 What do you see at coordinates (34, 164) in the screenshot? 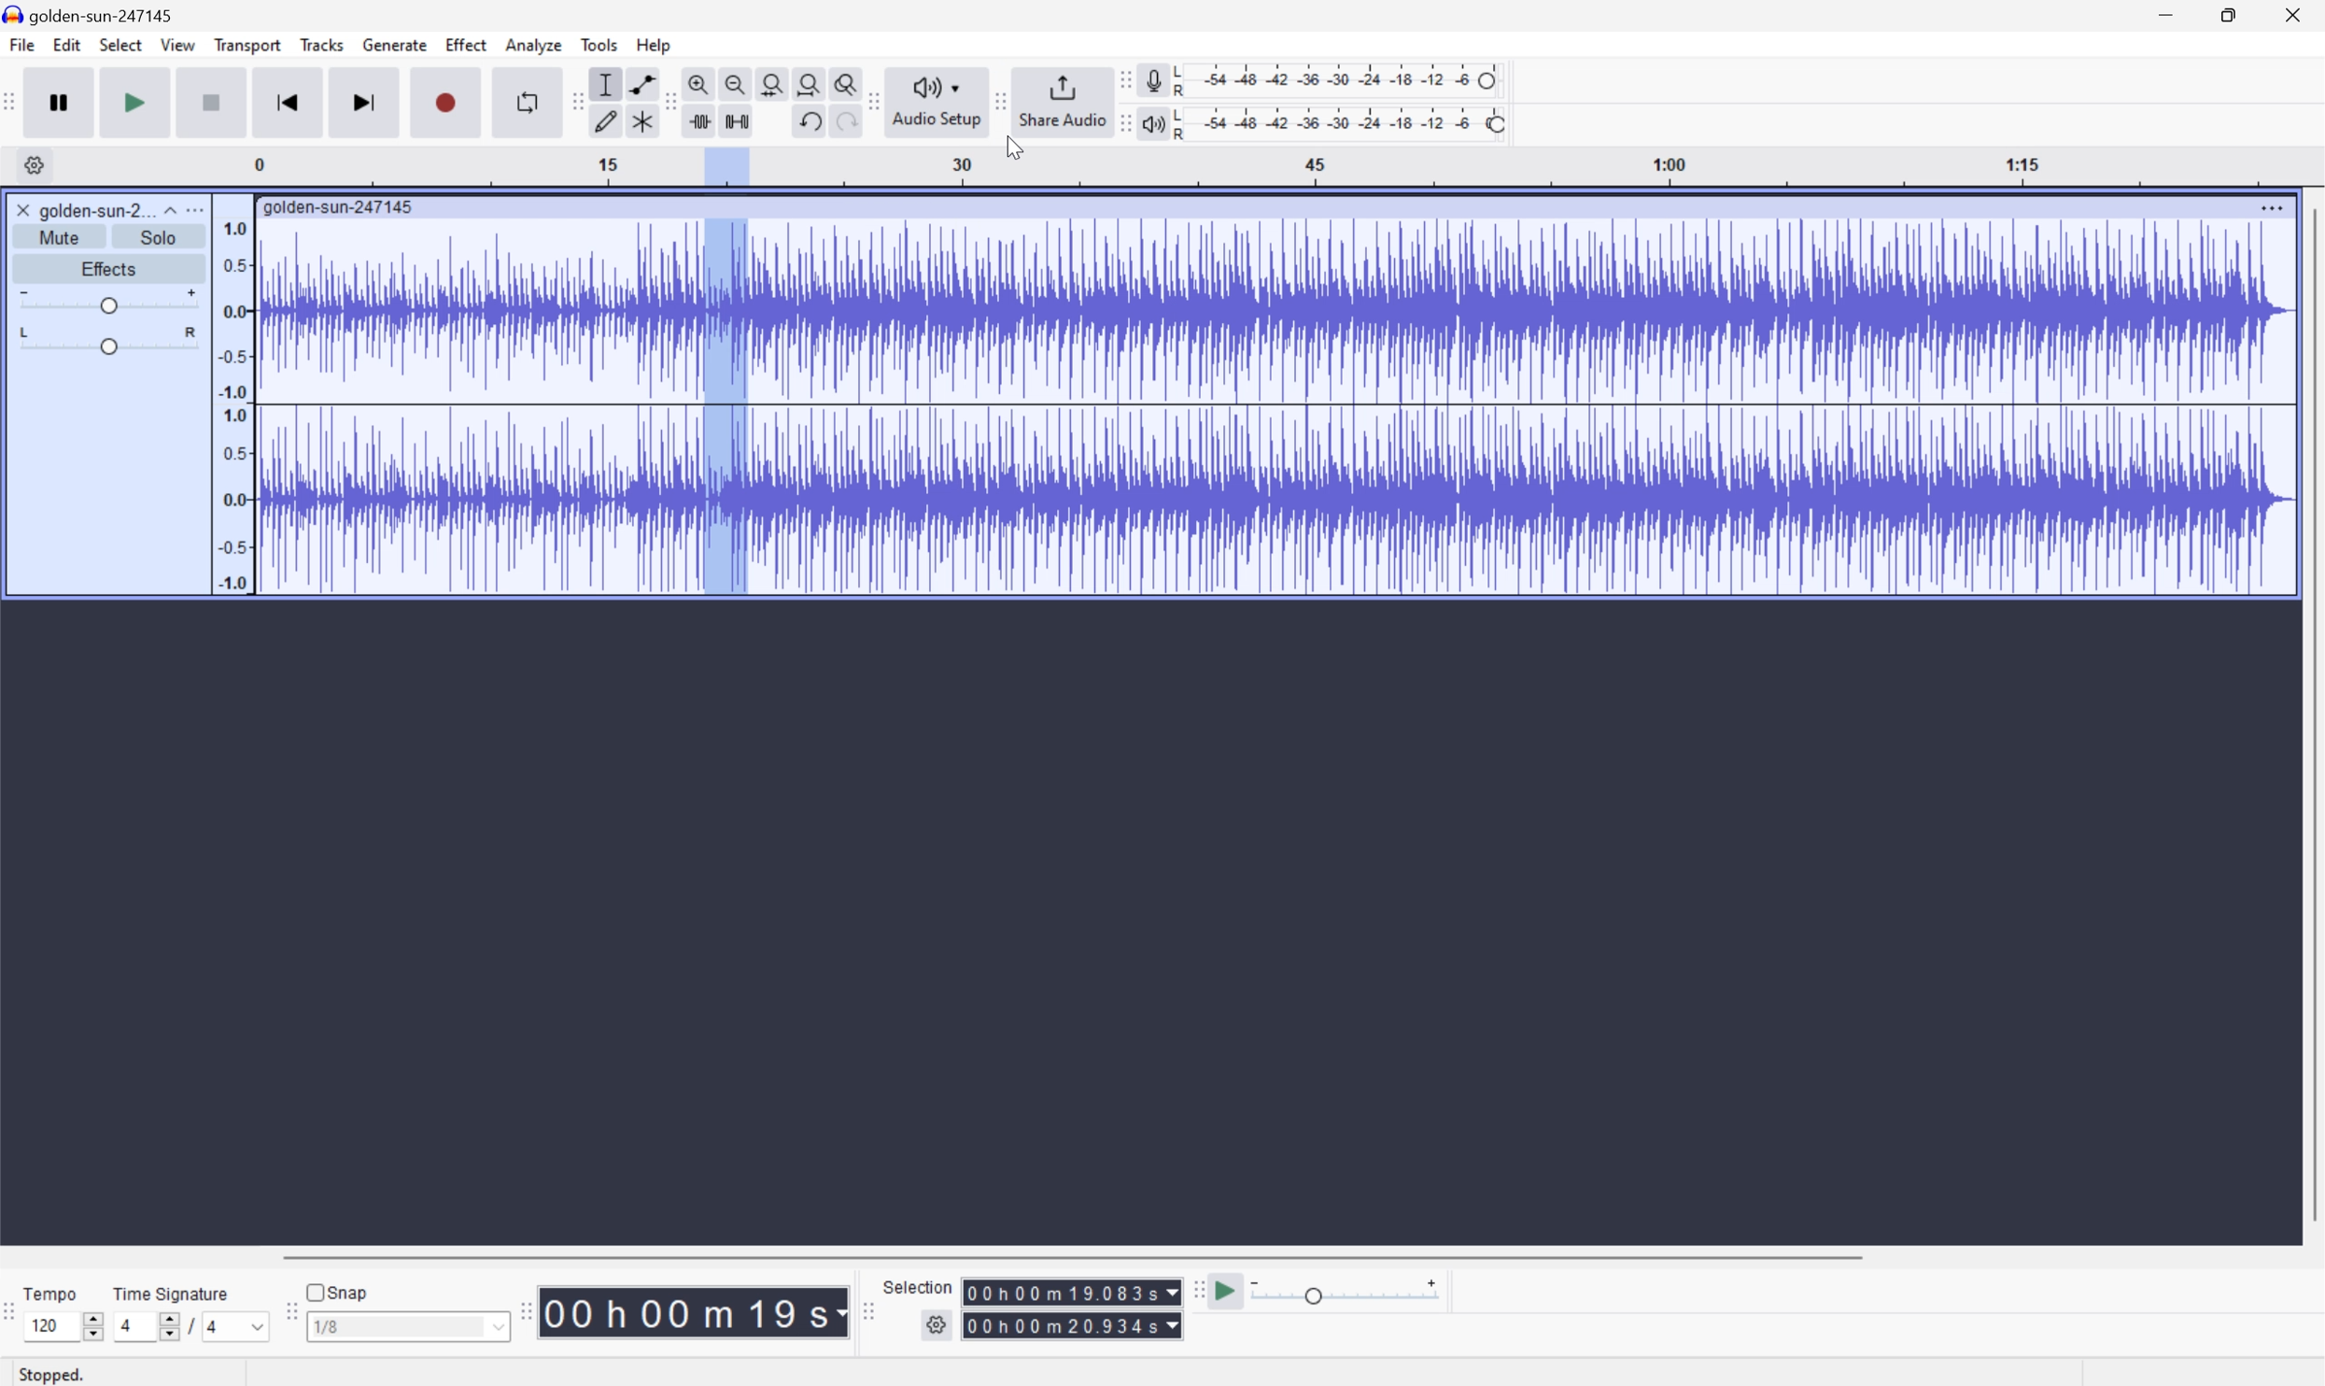
I see `settings` at bounding box center [34, 164].